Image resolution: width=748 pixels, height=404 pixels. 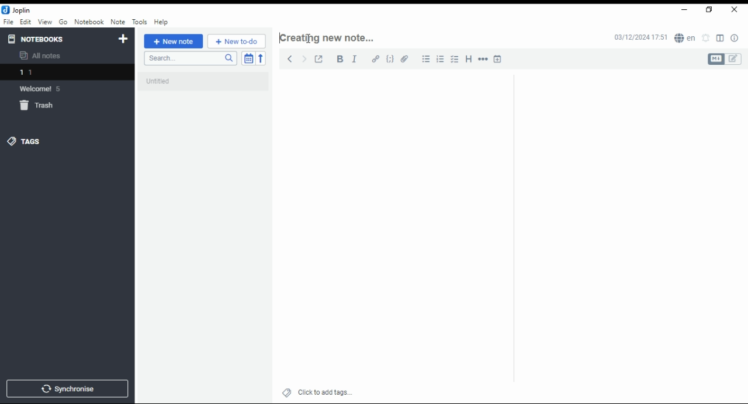 I want to click on back, so click(x=288, y=58).